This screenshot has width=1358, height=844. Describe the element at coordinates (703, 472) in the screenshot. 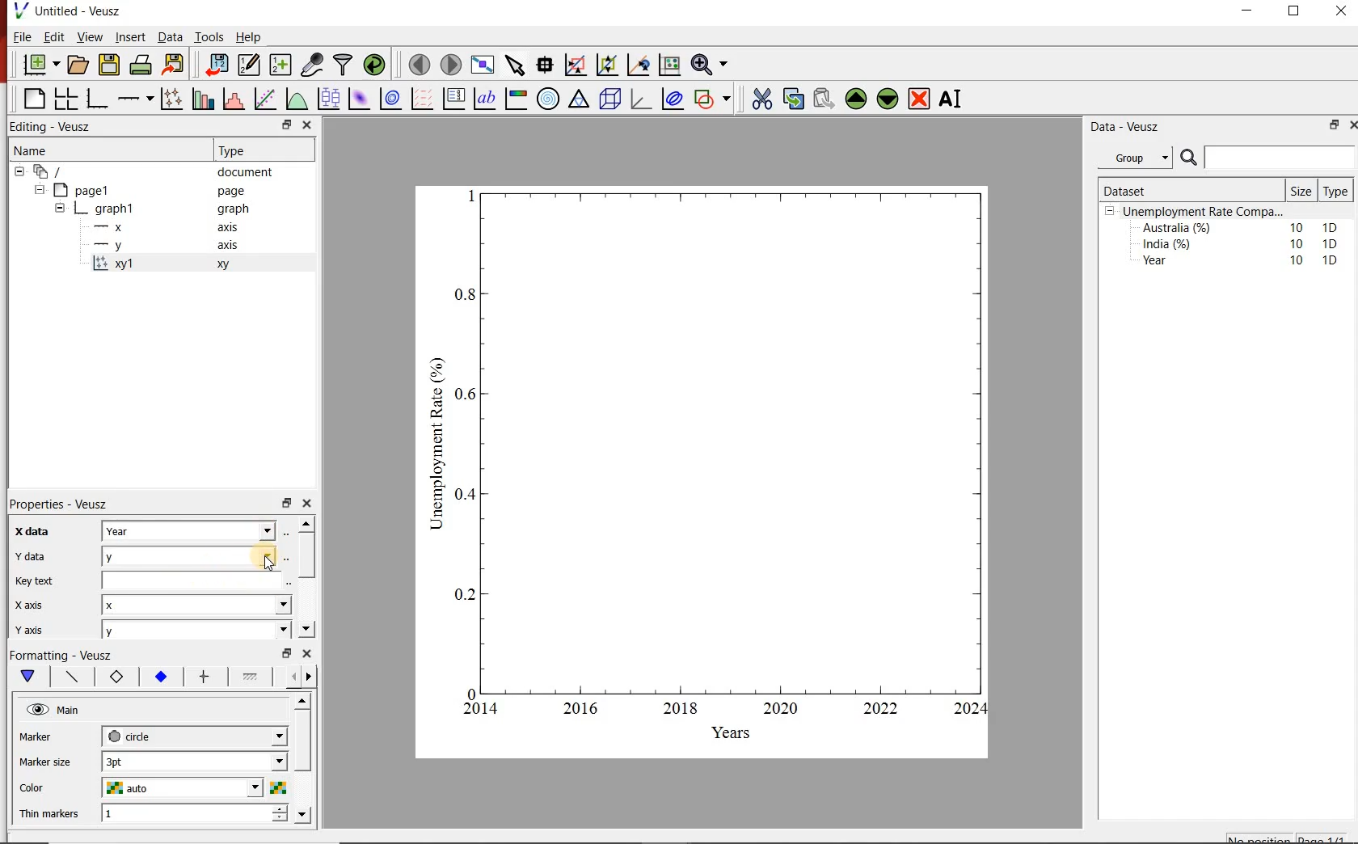

I see `graph chart` at that location.